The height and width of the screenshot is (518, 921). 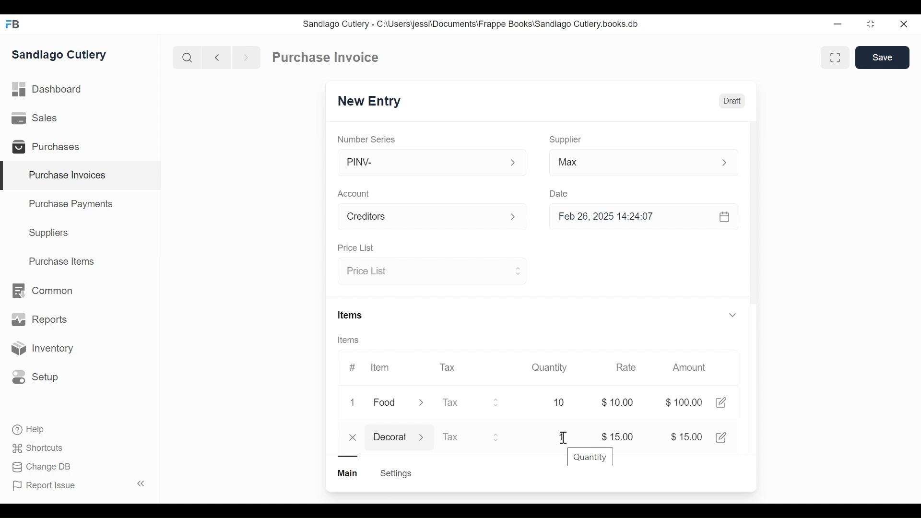 I want to click on $100.00, so click(x=684, y=402).